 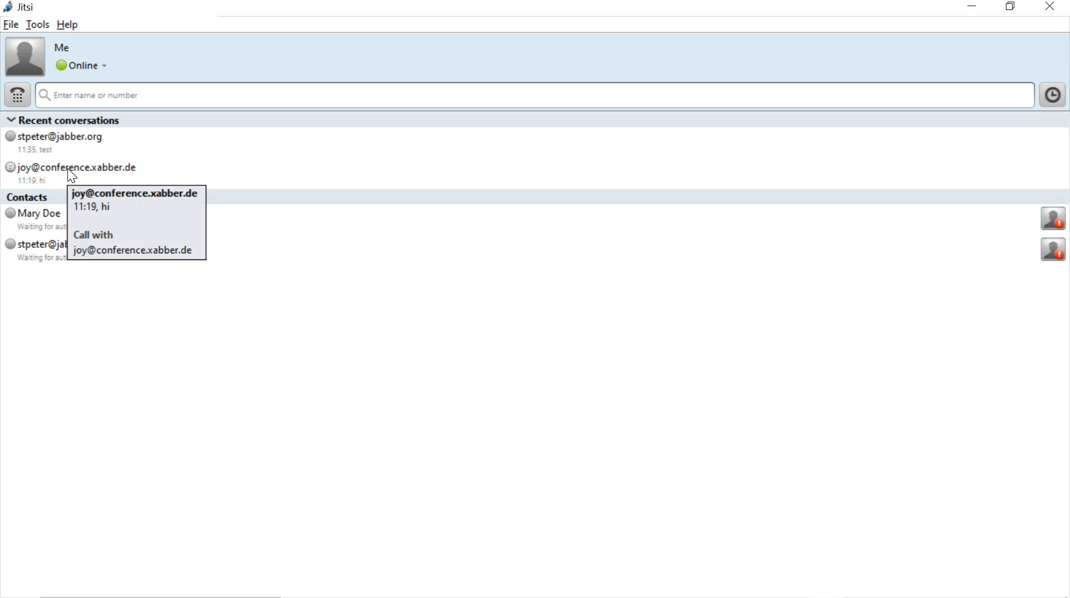 What do you see at coordinates (22, 8) in the screenshot?
I see `jitsi` at bounding box center [22, 8].